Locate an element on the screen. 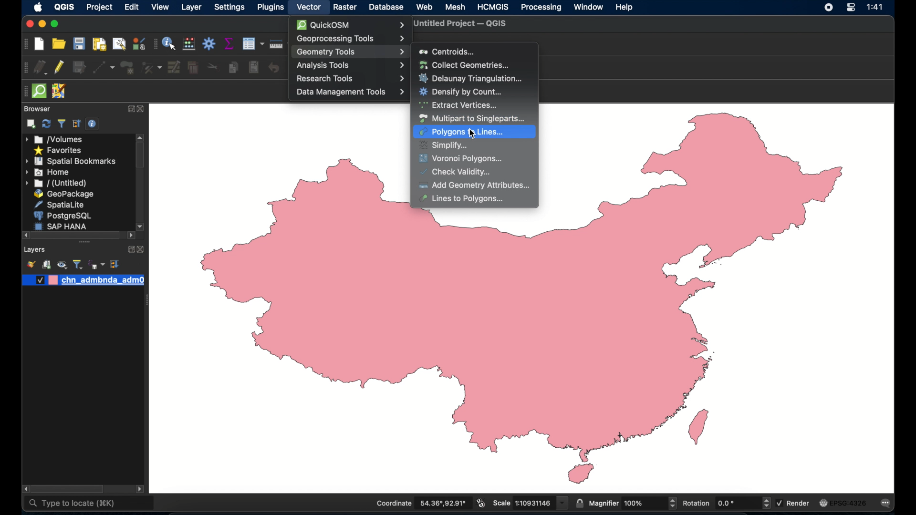  edit is located at coordinates (130, 7).